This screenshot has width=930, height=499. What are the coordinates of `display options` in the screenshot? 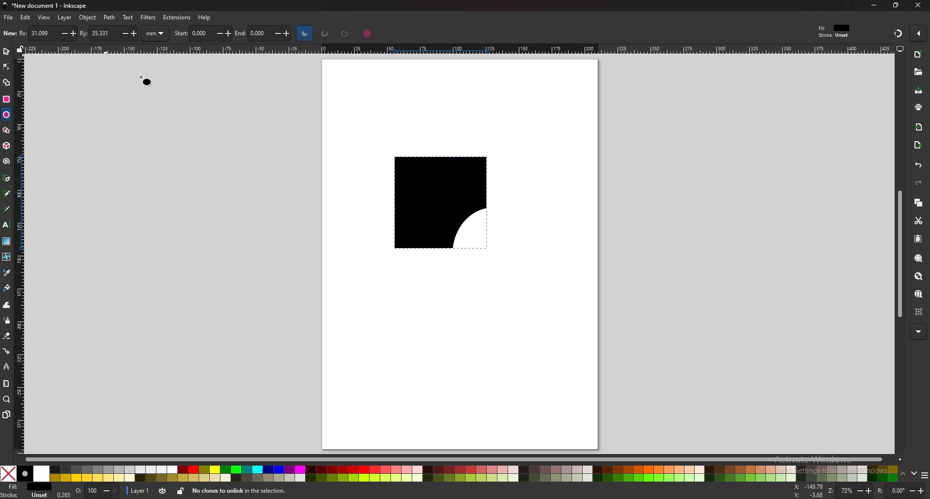 It's located at (899, 48).